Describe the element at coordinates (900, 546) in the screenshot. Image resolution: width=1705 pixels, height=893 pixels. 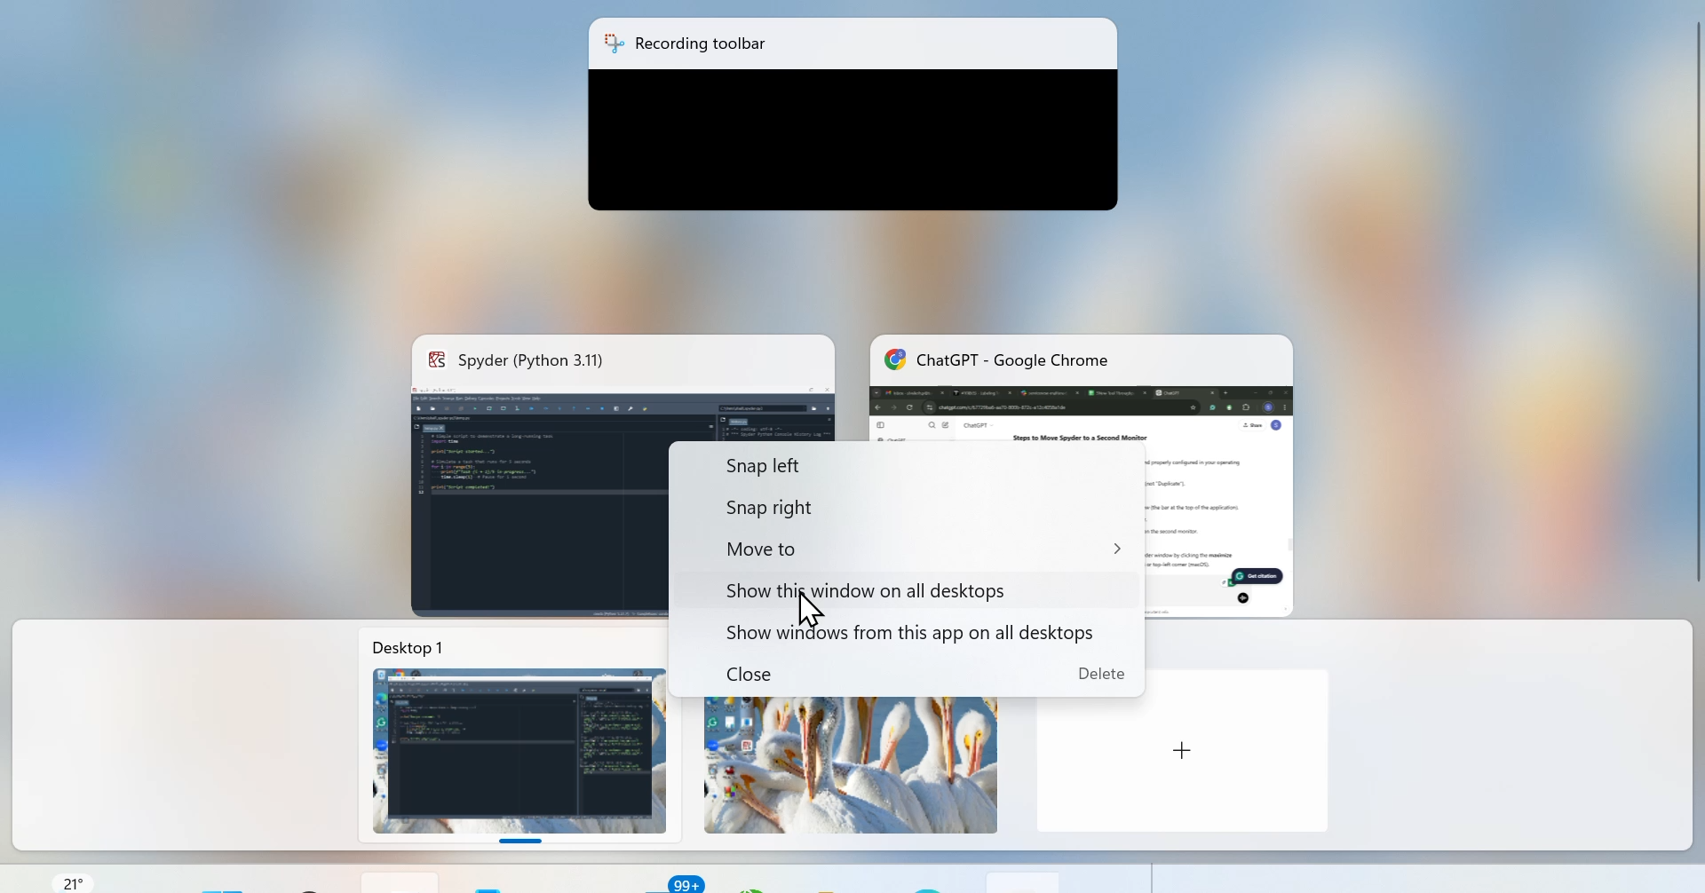
I see `Move to` at that location.